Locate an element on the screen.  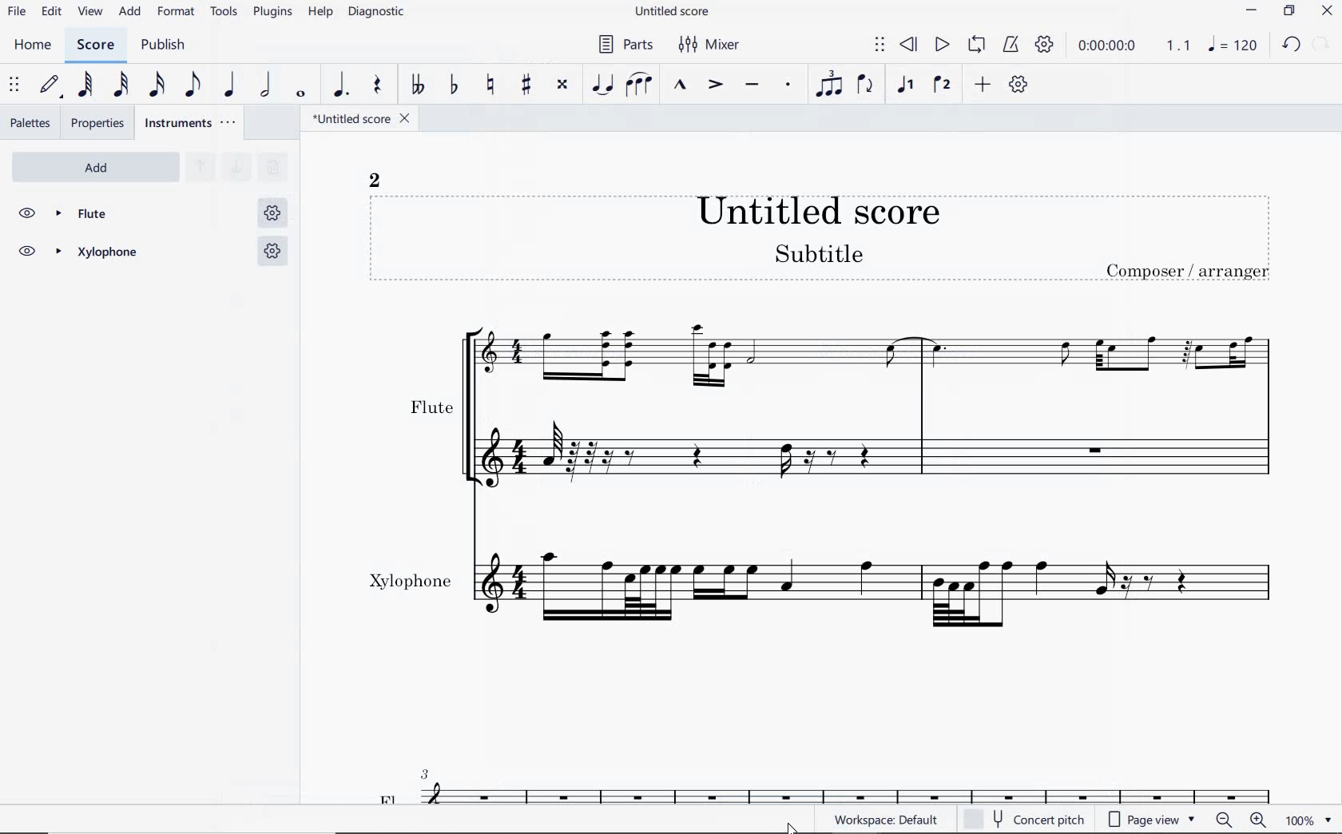
VOICE 2 is located at coordinates (940, 85).